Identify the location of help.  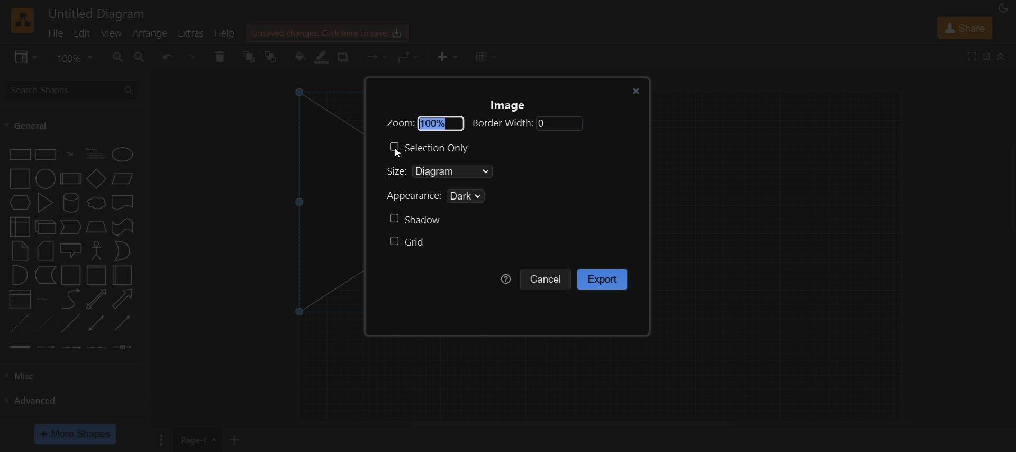
(506, 279).